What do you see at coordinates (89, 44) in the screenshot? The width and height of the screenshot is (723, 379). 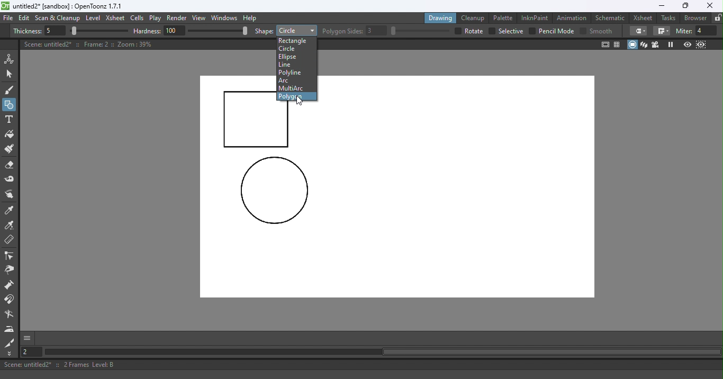 I see `Canvas details` at bounding box center [89, 44].